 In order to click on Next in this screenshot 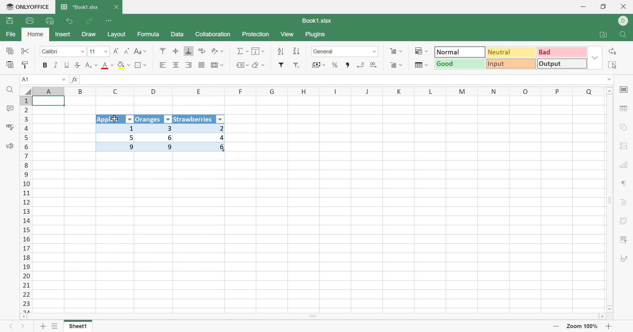, I will do `click(23, 328)`.